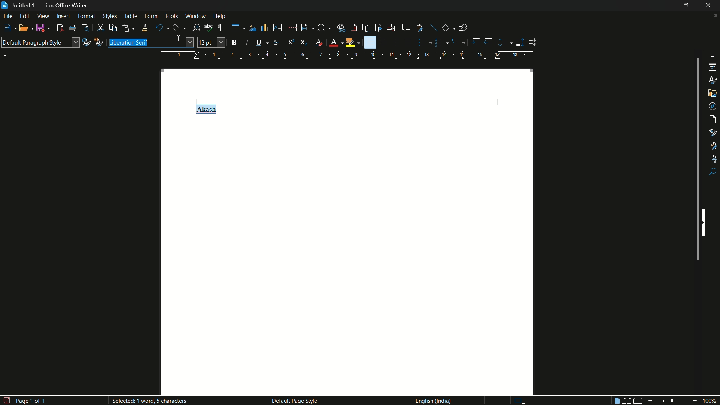 The height and width of the screenshot is (405, 720). Describe the element at coordinates (370, 43) in the screenshot. I see `align left` at that location.